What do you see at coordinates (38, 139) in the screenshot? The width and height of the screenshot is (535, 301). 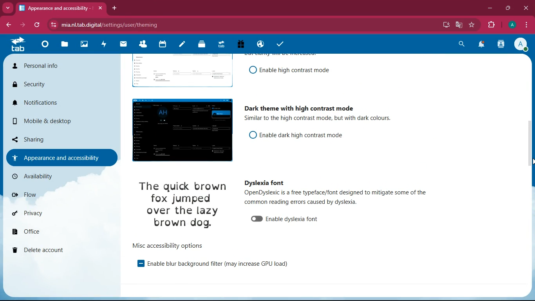 I see `sharing` at bounding box center [38, 139].